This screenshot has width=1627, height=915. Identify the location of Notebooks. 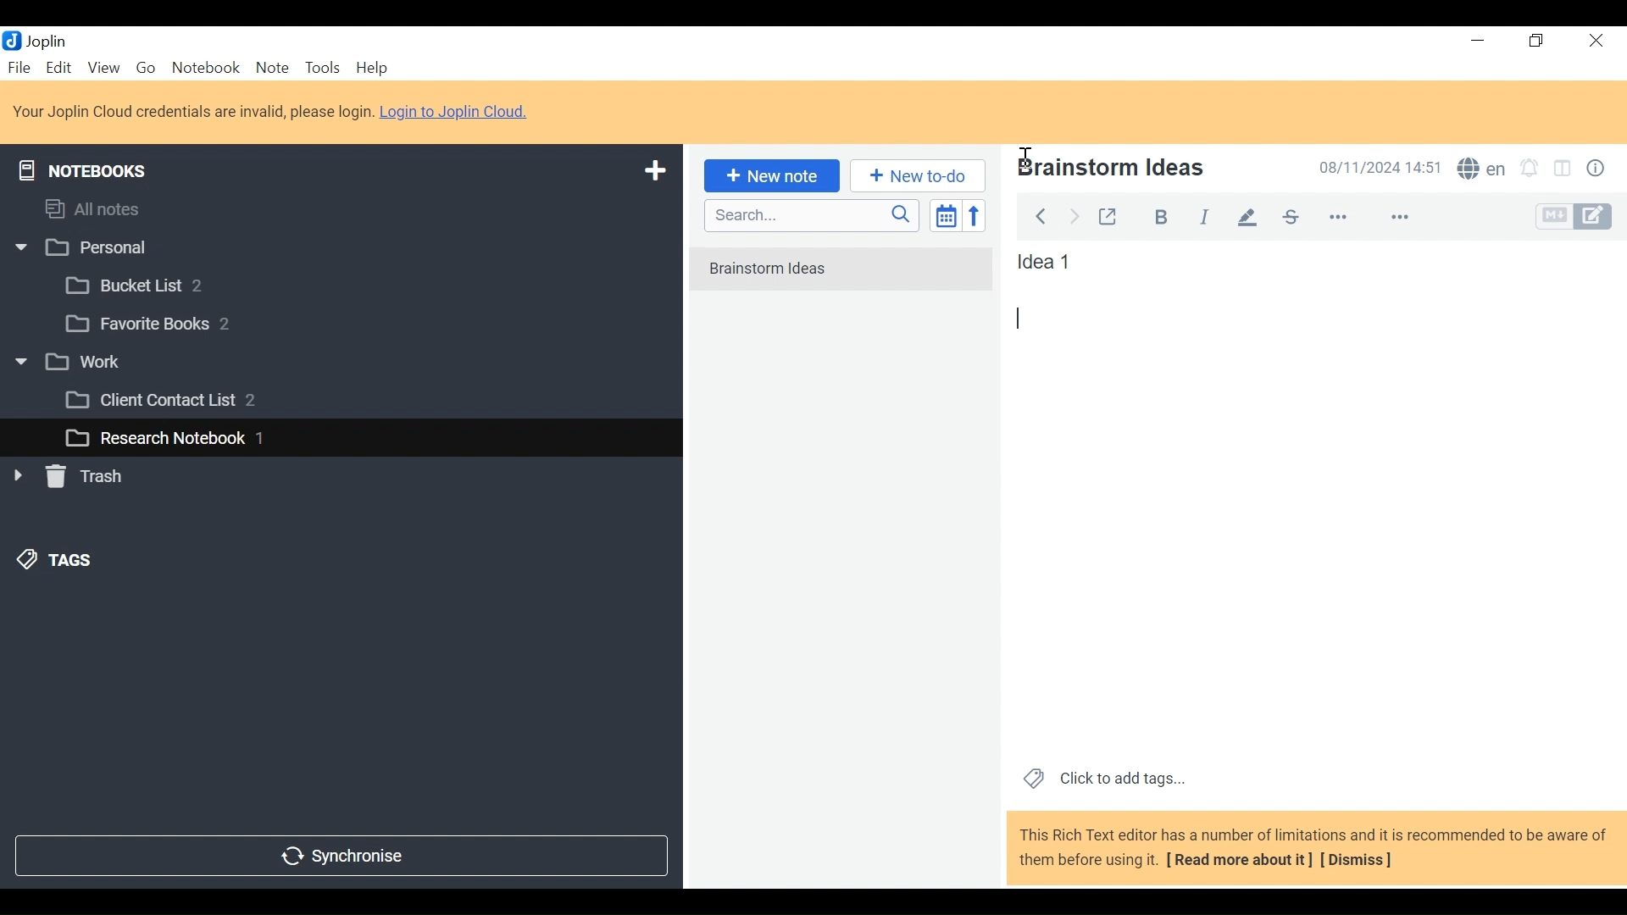
(95, 167).